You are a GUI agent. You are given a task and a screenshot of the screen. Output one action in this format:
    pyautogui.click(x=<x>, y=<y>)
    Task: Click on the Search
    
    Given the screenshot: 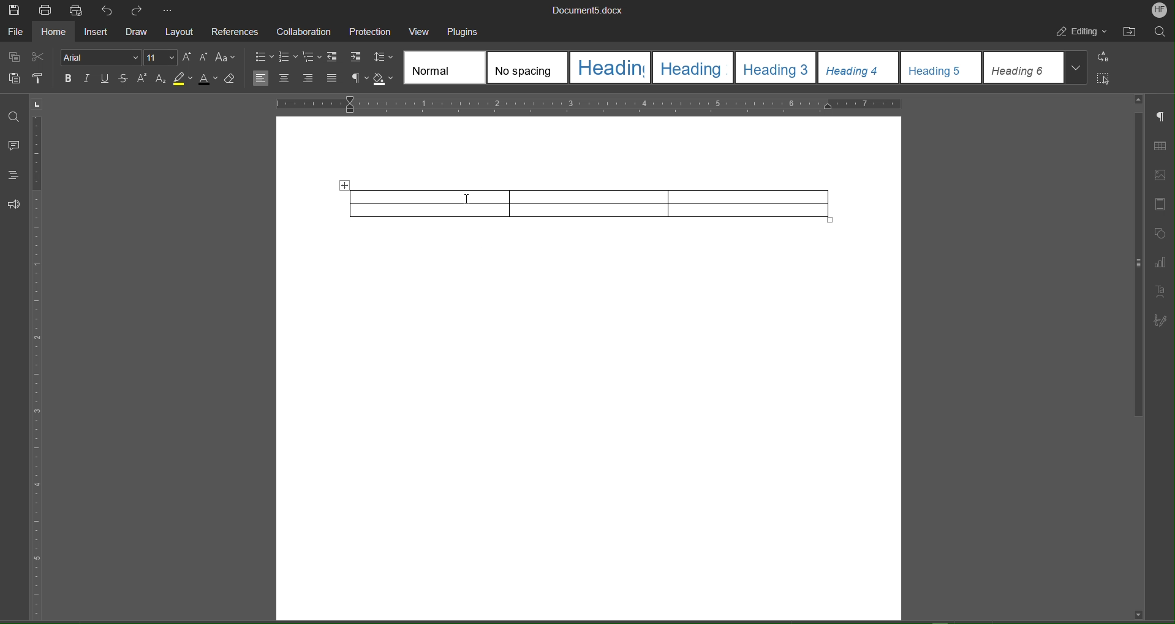 What is the action you would take?
    pyautogui.click(x=1161, y=33)
    